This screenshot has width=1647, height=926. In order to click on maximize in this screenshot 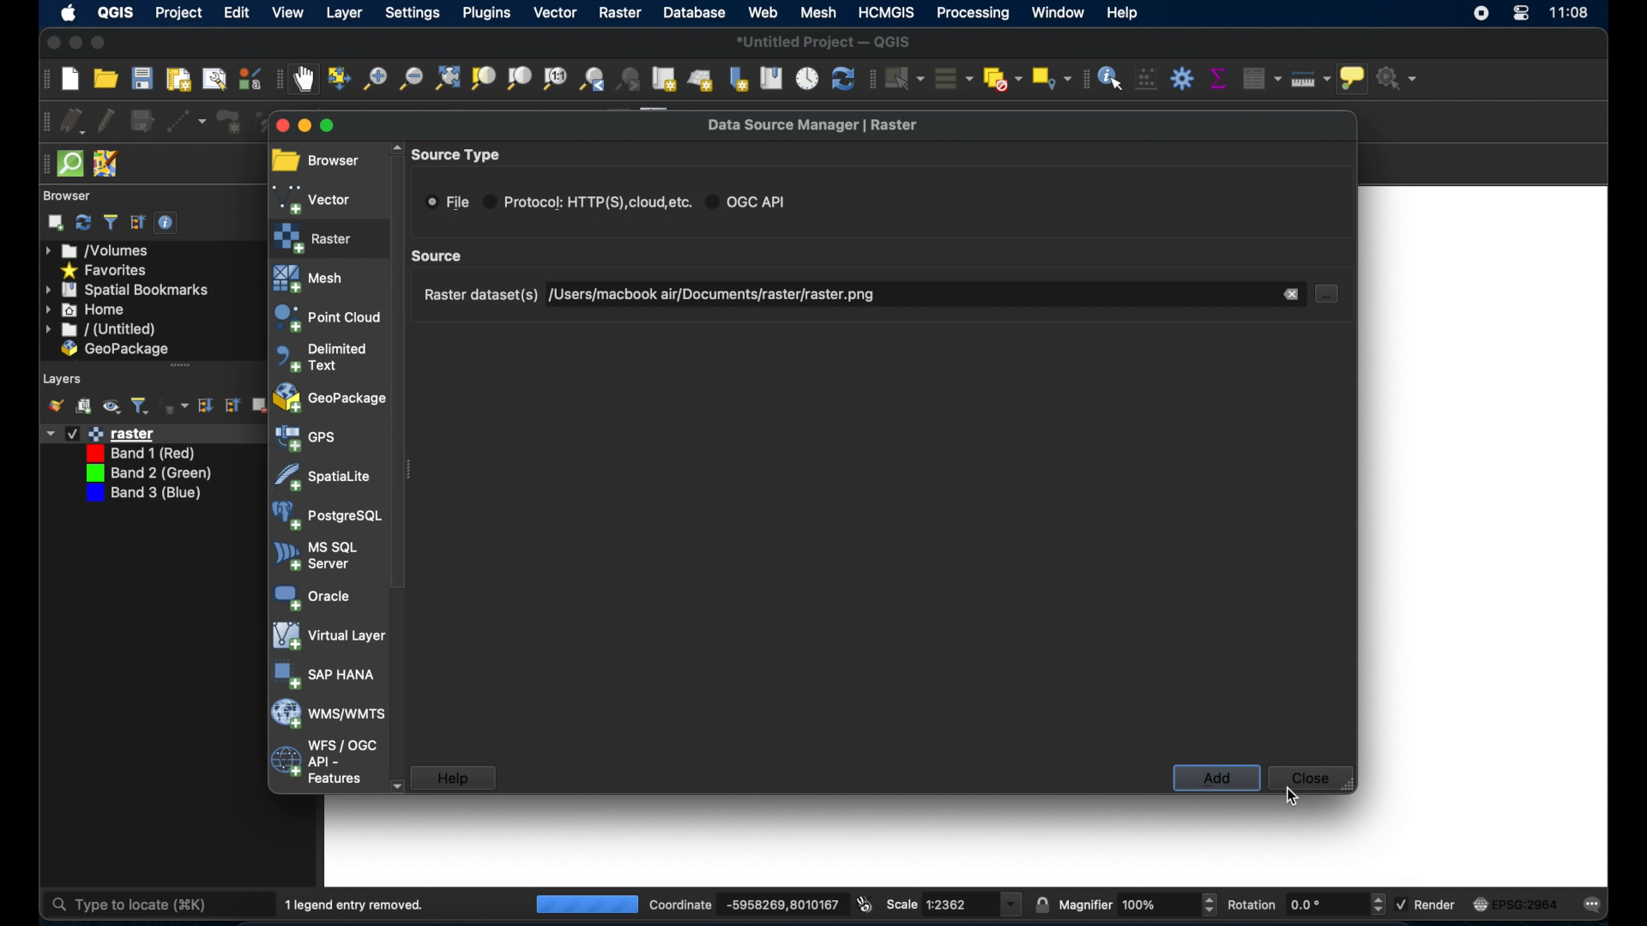, I will do `click(329, 126)`.